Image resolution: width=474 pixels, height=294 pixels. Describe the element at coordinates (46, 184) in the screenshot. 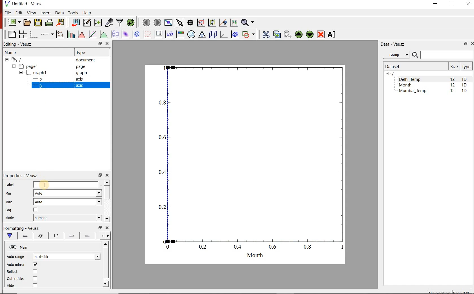

I see `cursor` at that location.